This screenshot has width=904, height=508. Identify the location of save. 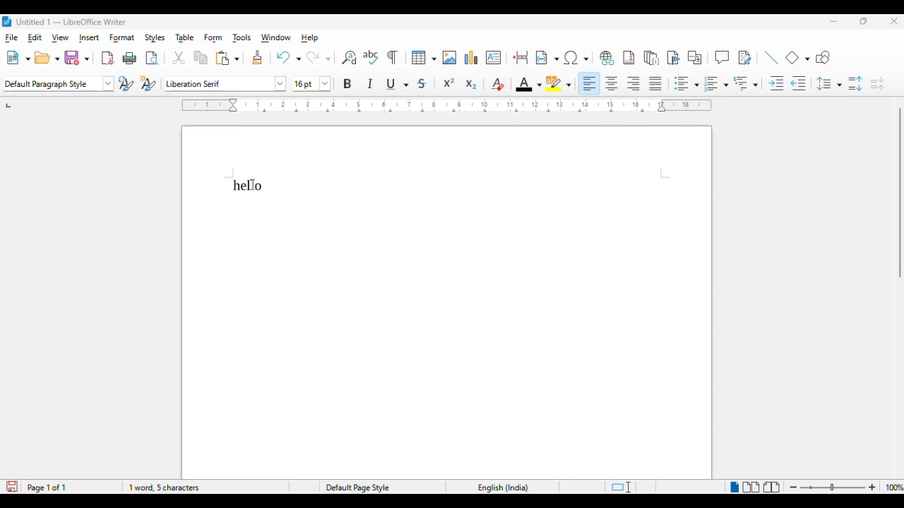
(77, 58).